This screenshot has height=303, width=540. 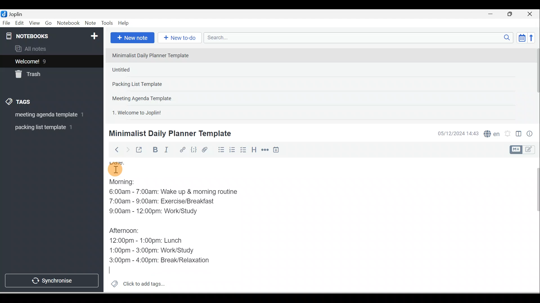 What do you see at coordinates (178, 38) in the screenshot?
I see `New to-do` at bounding box center [178, 38].